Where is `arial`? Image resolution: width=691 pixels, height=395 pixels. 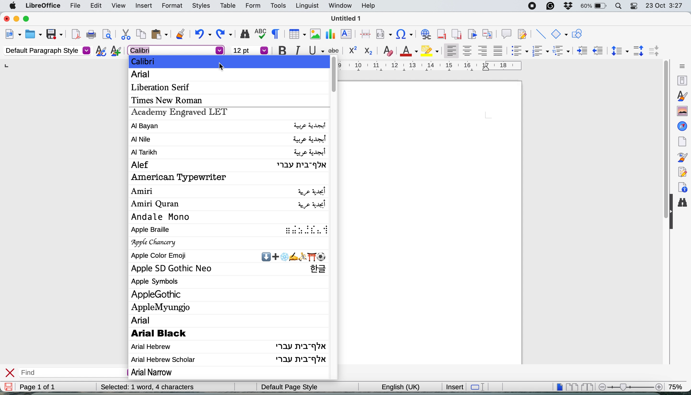 arial is located at coordinates (143, 320).